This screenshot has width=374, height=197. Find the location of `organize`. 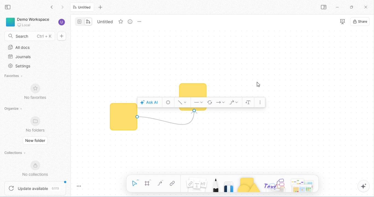

organize is located at coordinates (14, 109).